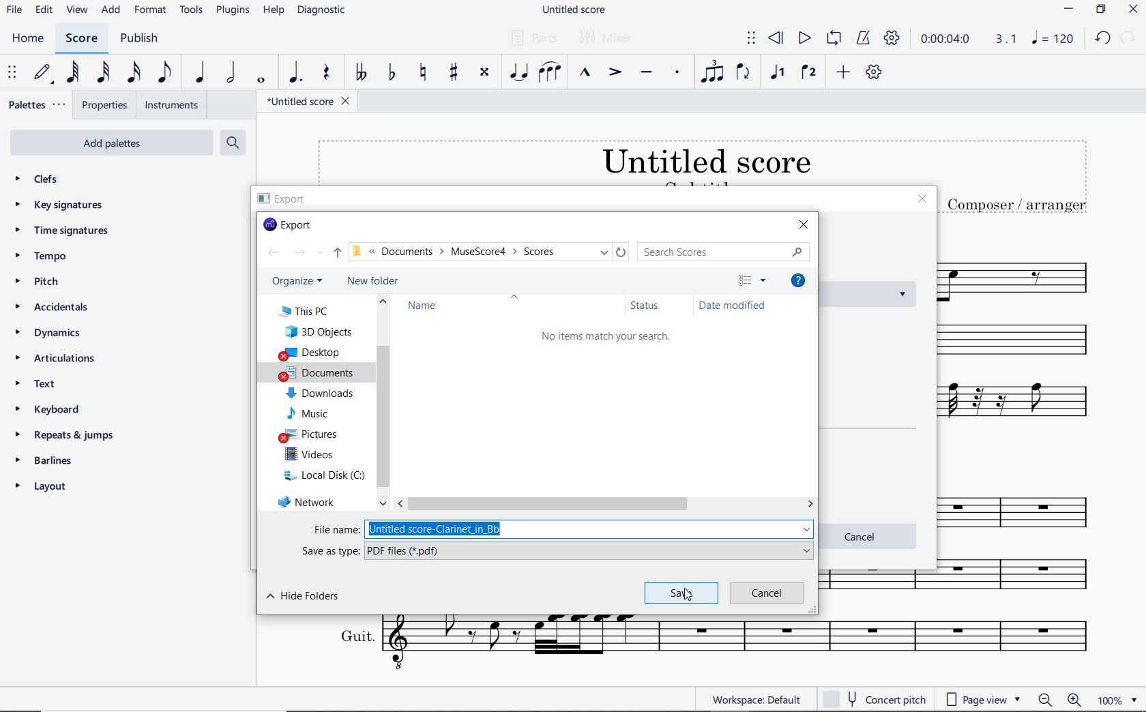 The width and height of the screenshot is (1146, 712). What do you see at coordinates (77, 9) in the screenshot?
I see `VIEW` at bounding box center [77, 9].